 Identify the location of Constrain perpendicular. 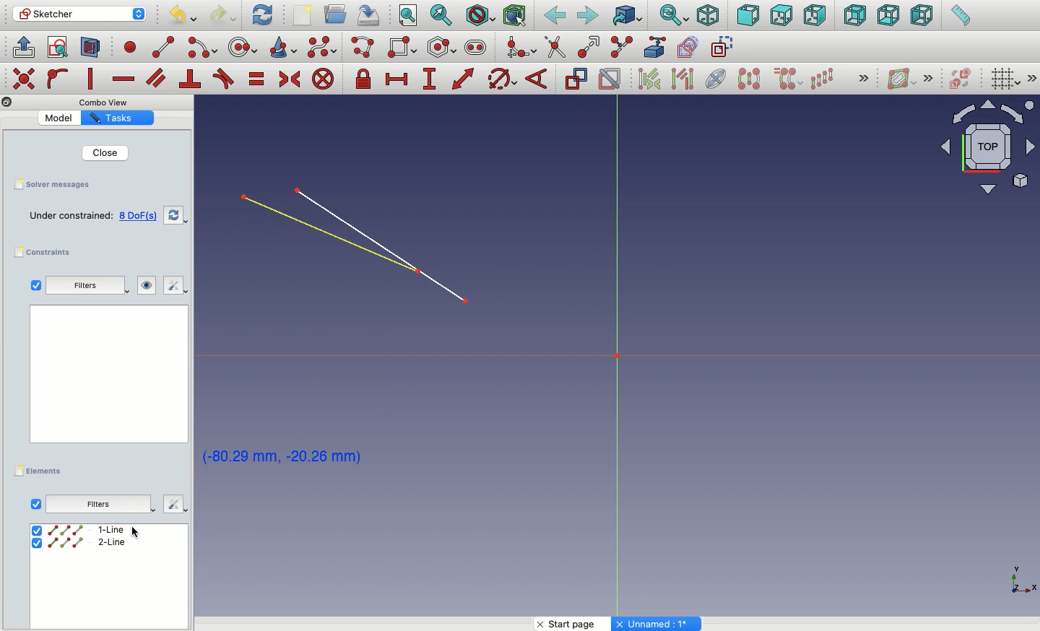
(191, 79).